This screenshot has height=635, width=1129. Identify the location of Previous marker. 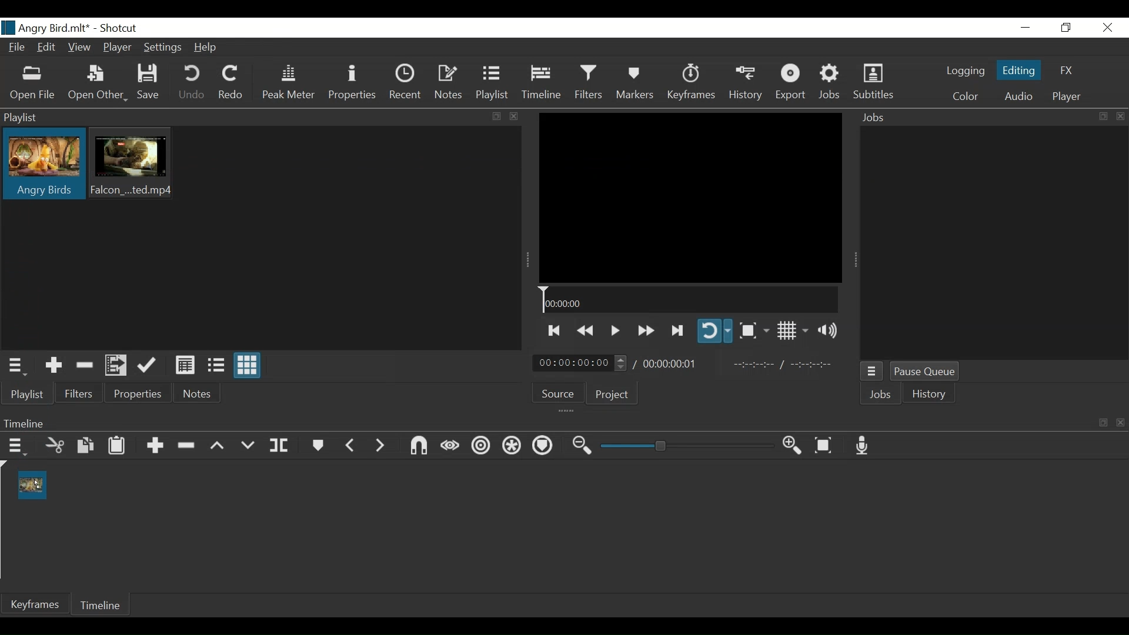
(352, 445).